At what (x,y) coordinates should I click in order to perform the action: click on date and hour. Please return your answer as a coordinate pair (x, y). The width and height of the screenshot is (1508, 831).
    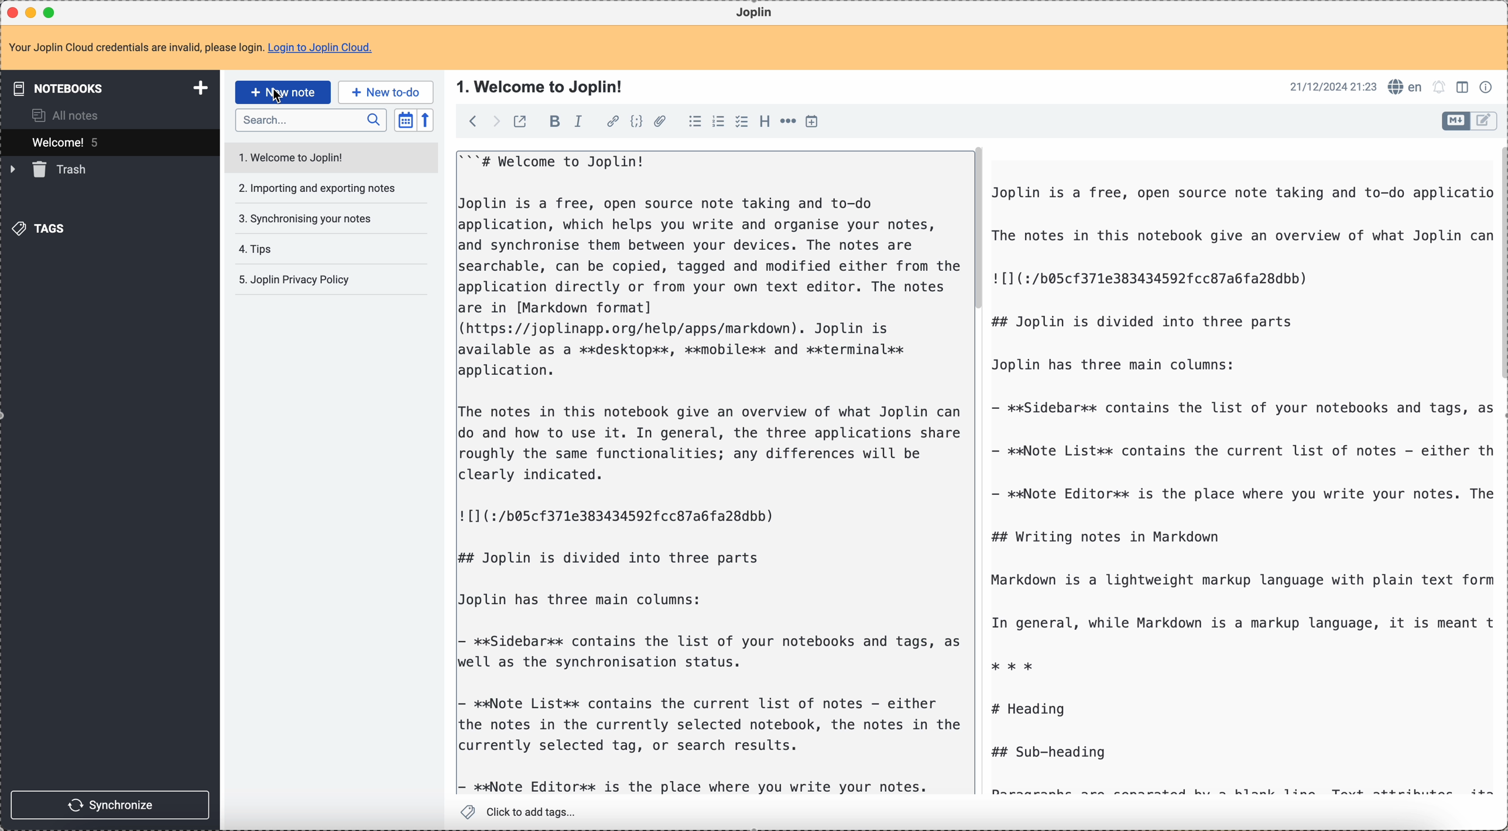
    Looking at the image, I should click on (1331, 87).